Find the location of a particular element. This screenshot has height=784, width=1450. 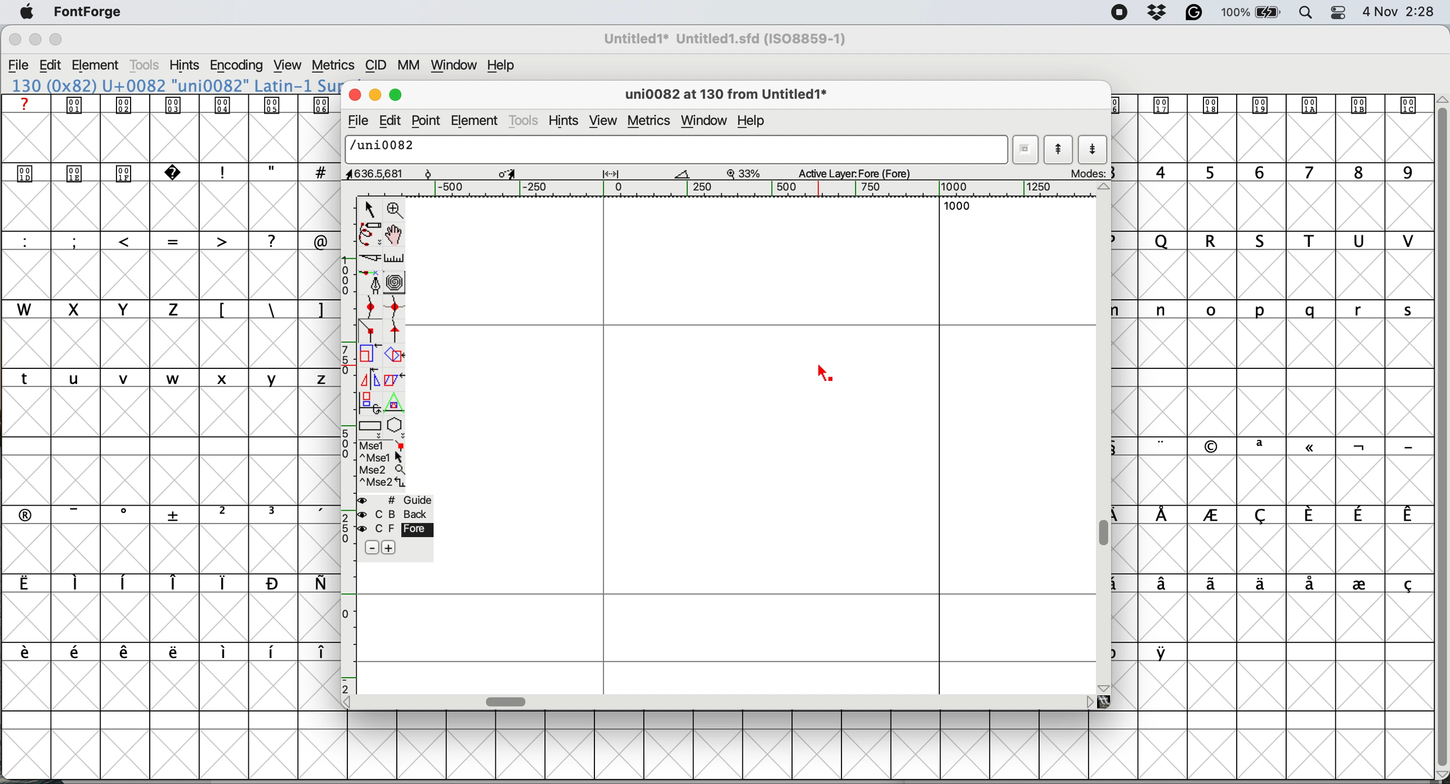

element is located at coordinates (476, 120).